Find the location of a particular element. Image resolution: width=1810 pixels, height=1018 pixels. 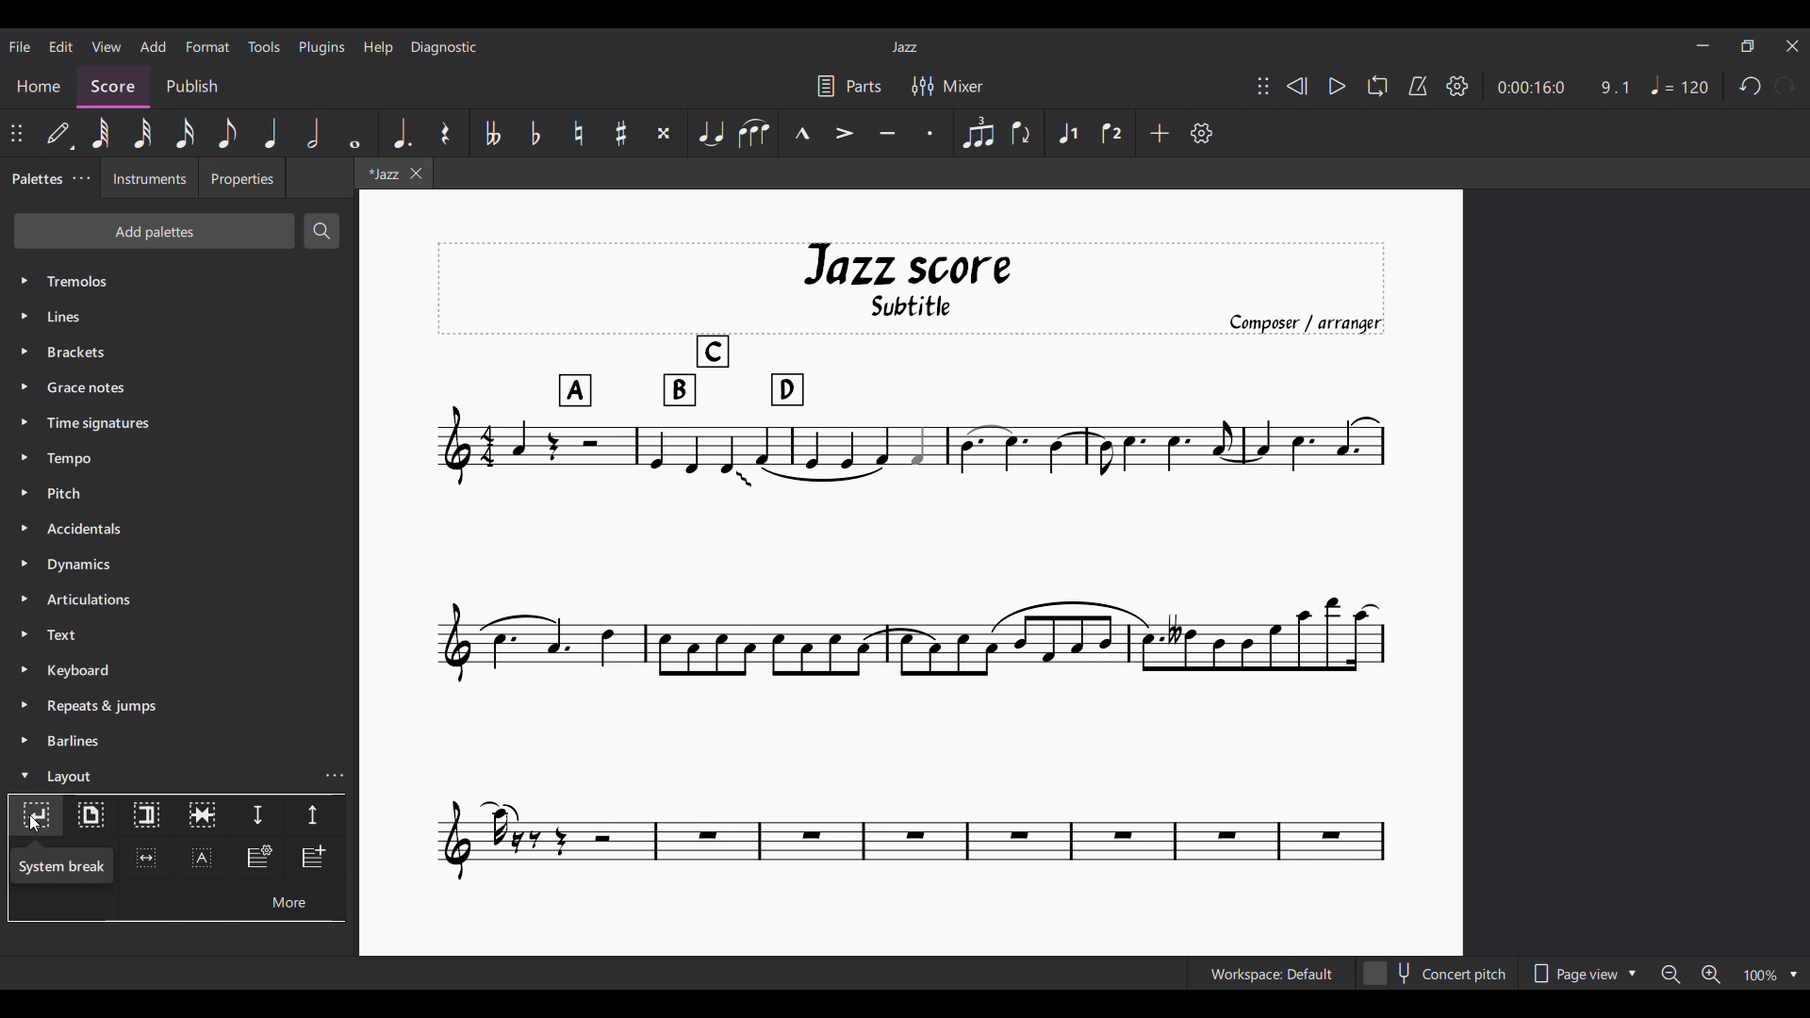

Concert pitch toggle is located at coordinates (1438, 973).